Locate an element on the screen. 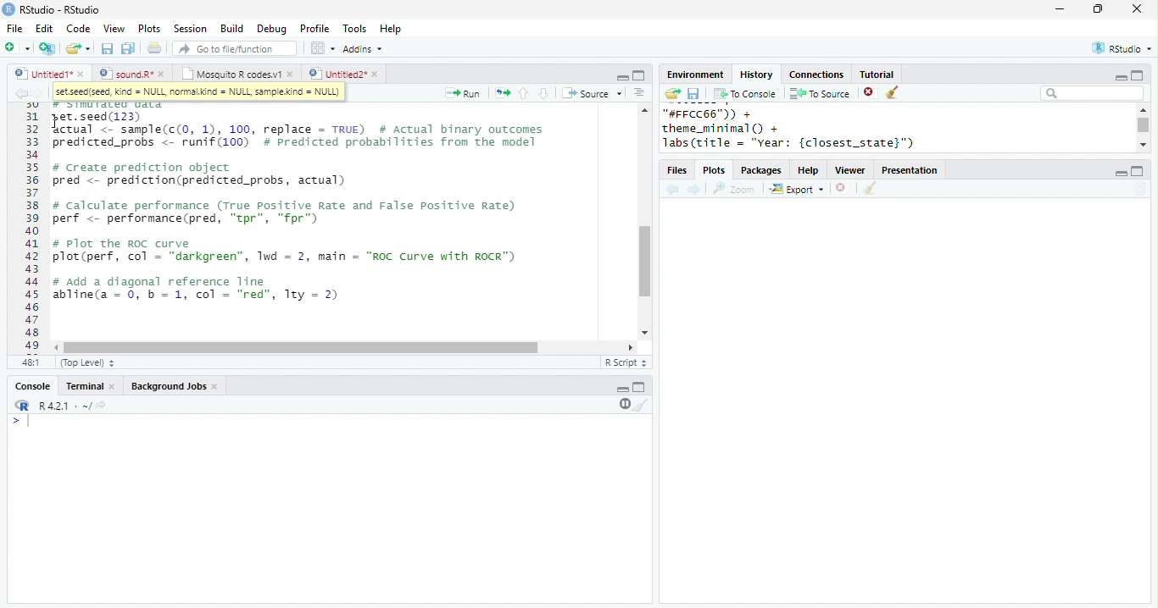  Source is located at coordinates (593, 93).